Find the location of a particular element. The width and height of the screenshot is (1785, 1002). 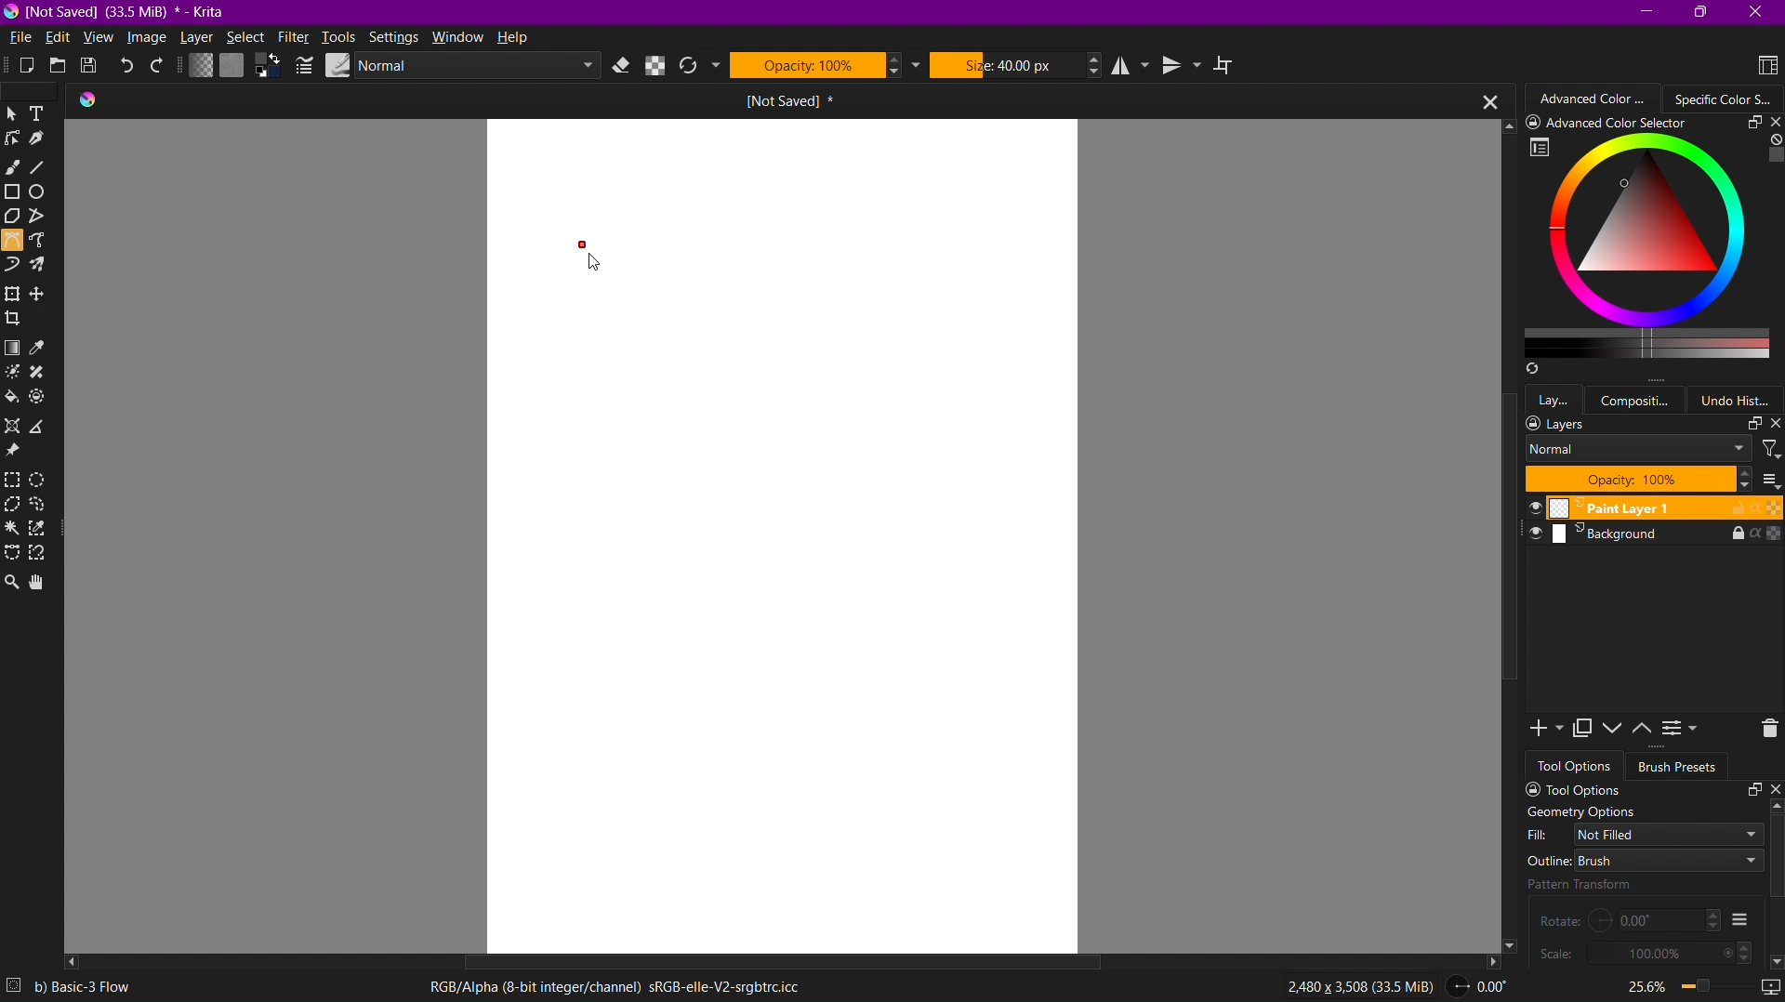

Delete Layer or Mask is located at coordinates (1763, 730).